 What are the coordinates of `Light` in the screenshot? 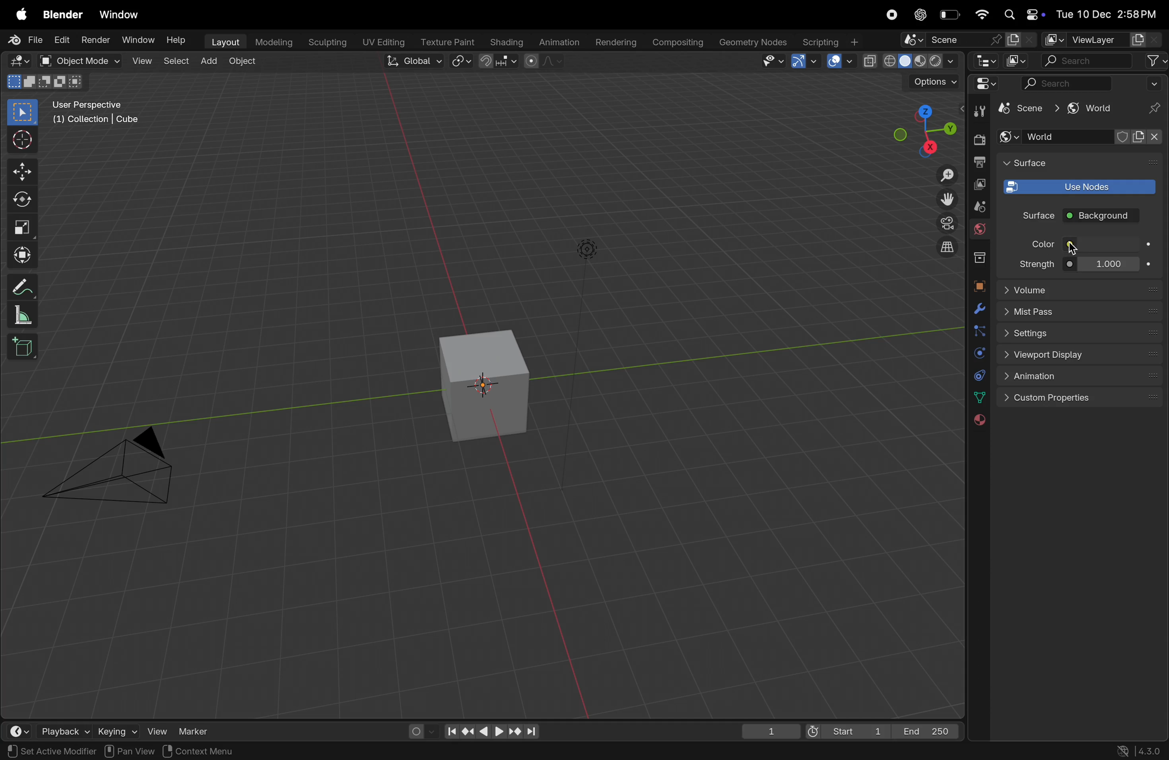 It's located at (589, 249).